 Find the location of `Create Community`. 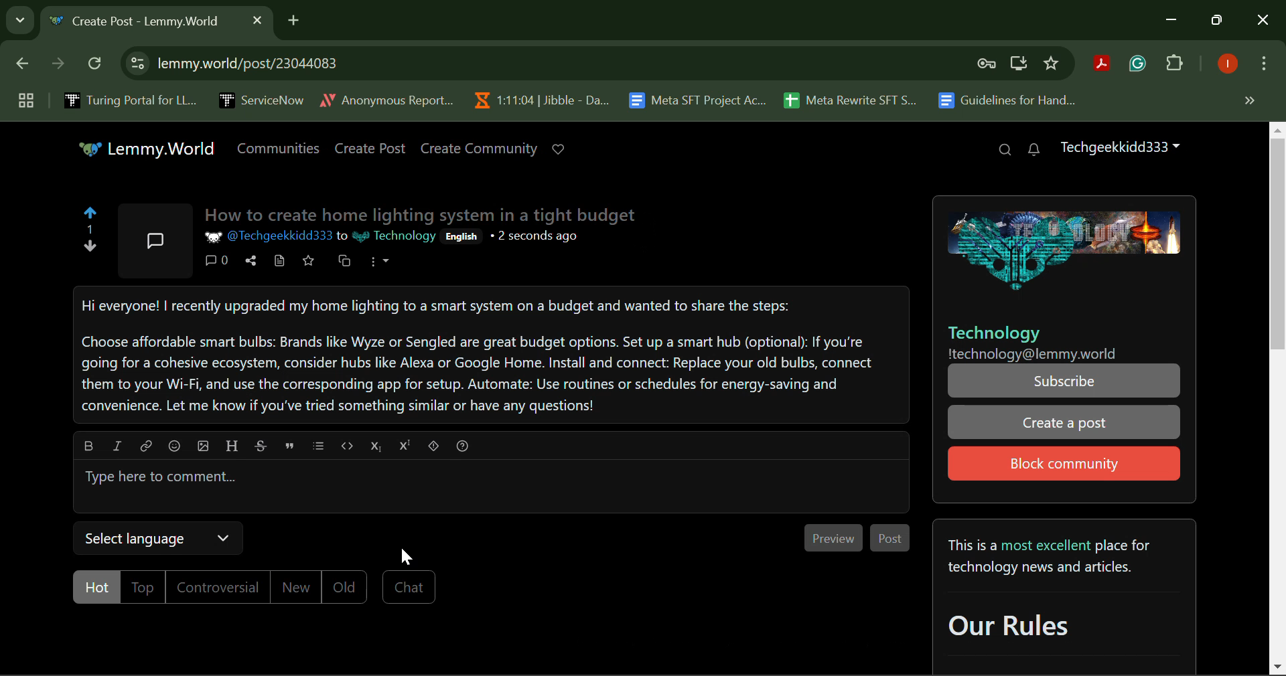

Create Community is located at coordinates (480, 148).